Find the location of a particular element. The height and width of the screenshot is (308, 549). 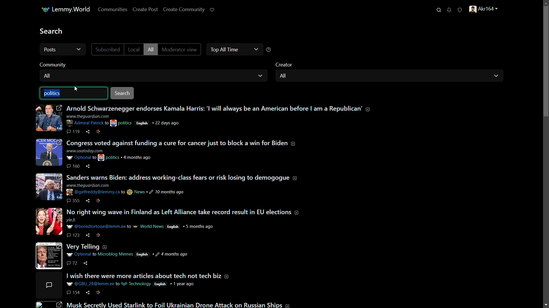

Create Community is located at coordinates (185, 9).